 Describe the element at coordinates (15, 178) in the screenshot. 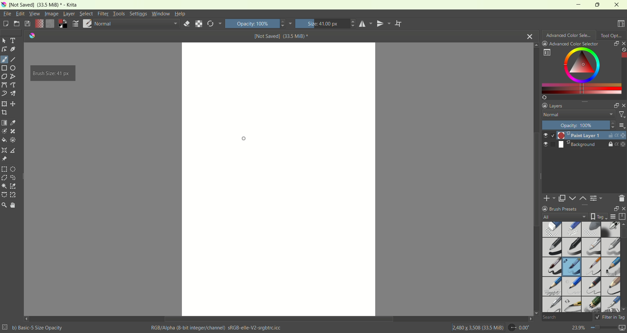

I see `free hand selection` at that location.